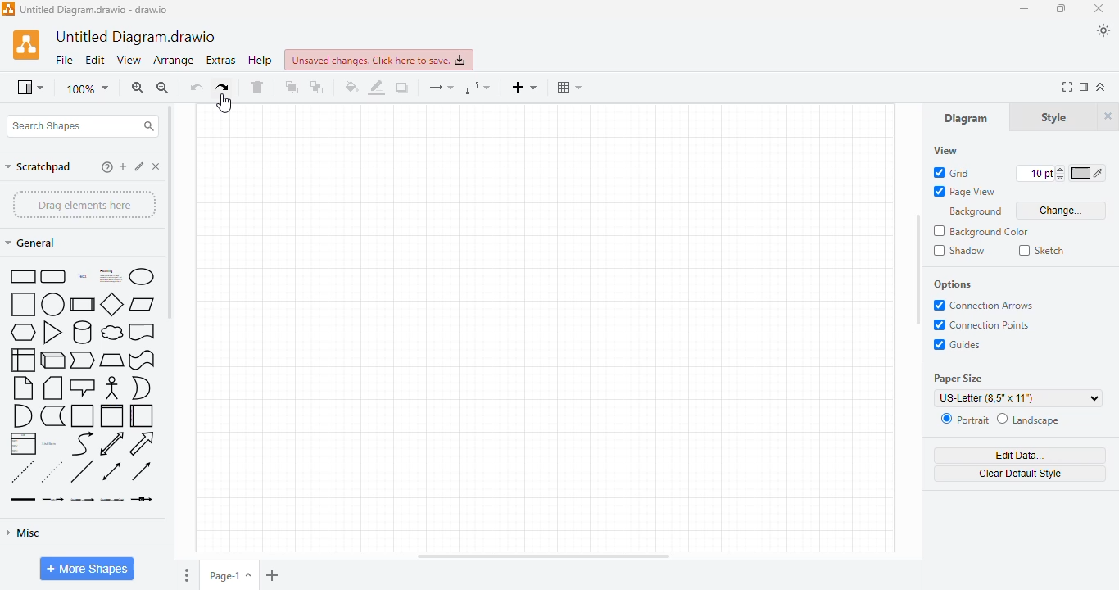 The height and width of the screenshot is (590, 1119). What do you see at coordinates (83, 333) in the screenshot?
I see `cylinder` at bounding box center [83, 333].